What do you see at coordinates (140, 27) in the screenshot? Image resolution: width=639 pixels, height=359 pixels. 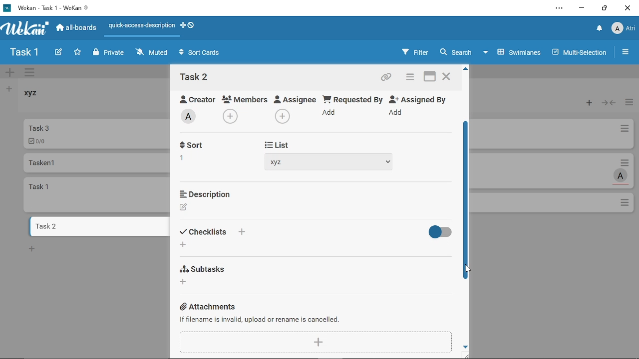 I see `Quick access description` at bounding box center [140, 27].